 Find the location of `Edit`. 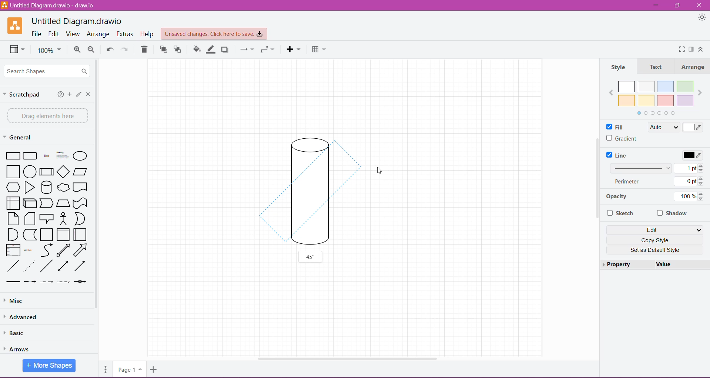

Edit is located at coordinates (657, 229).